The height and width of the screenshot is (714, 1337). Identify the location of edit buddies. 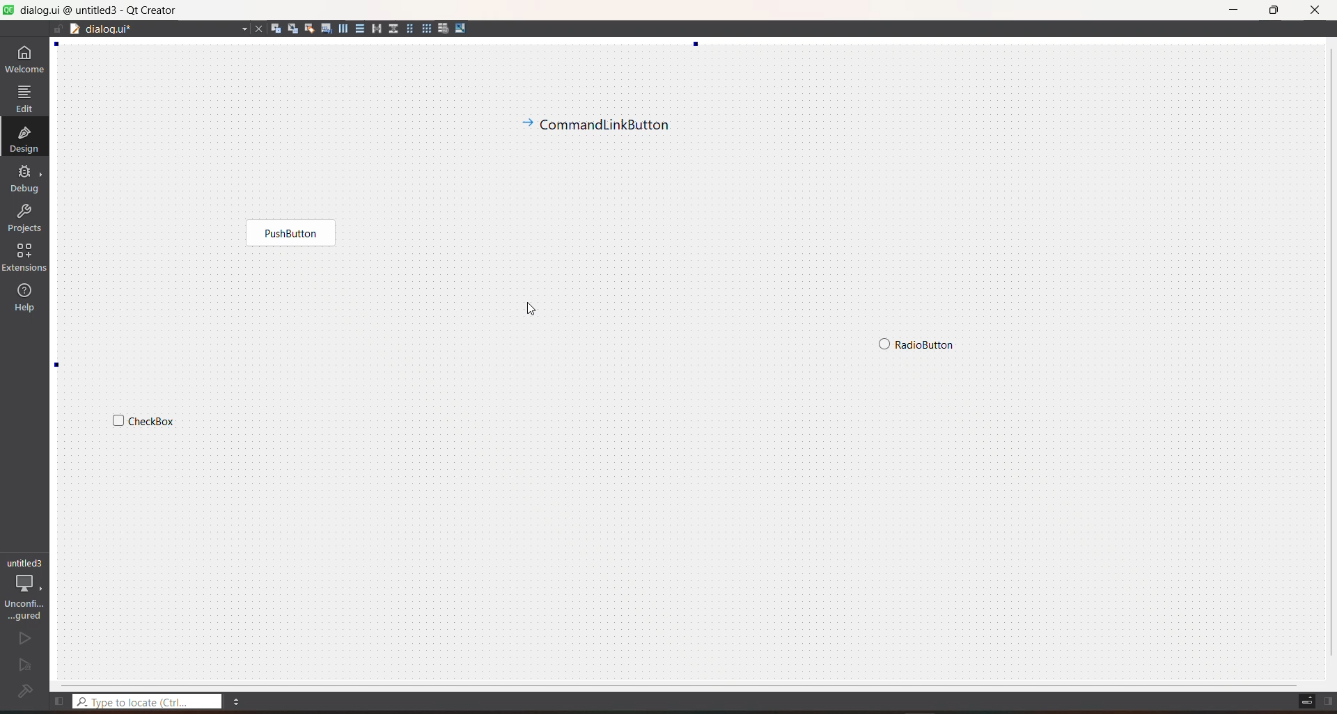
(308, 26).